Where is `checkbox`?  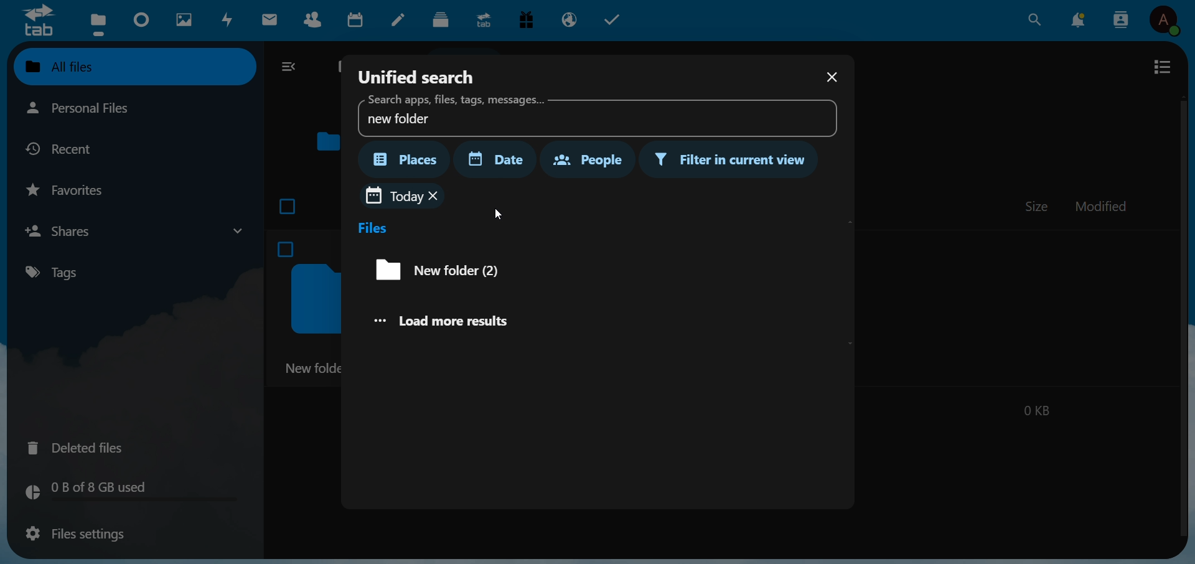 checkbox is located at coordinates (289, 251).